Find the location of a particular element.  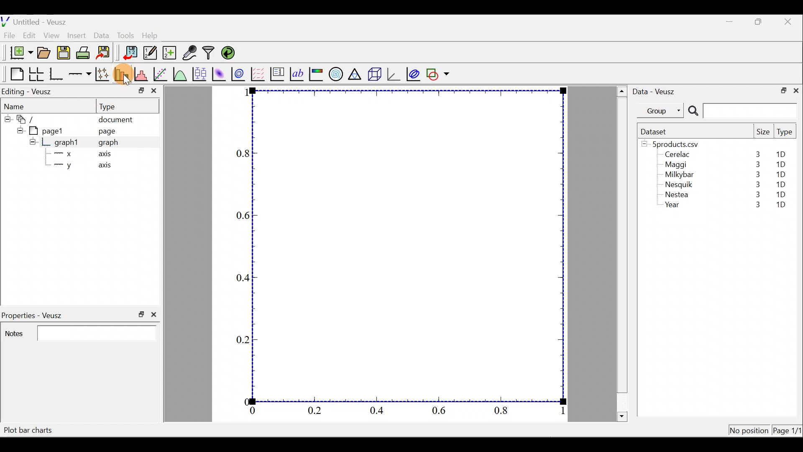

Fit a function to data is located at coordinates (161, 73).